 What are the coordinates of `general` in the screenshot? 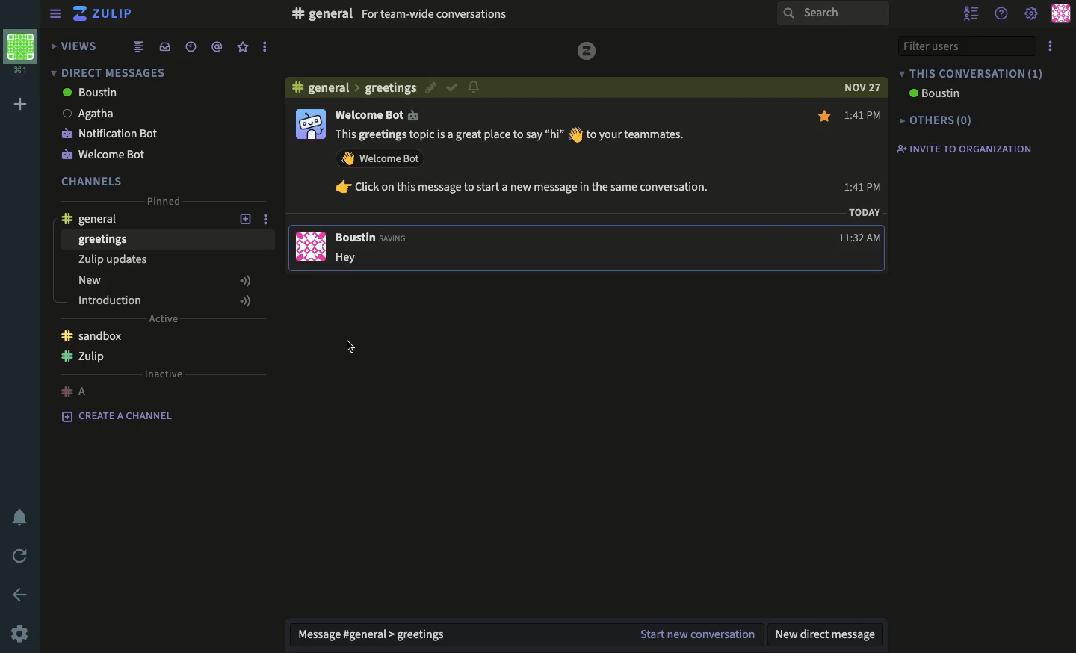 It's located at (349, 87).